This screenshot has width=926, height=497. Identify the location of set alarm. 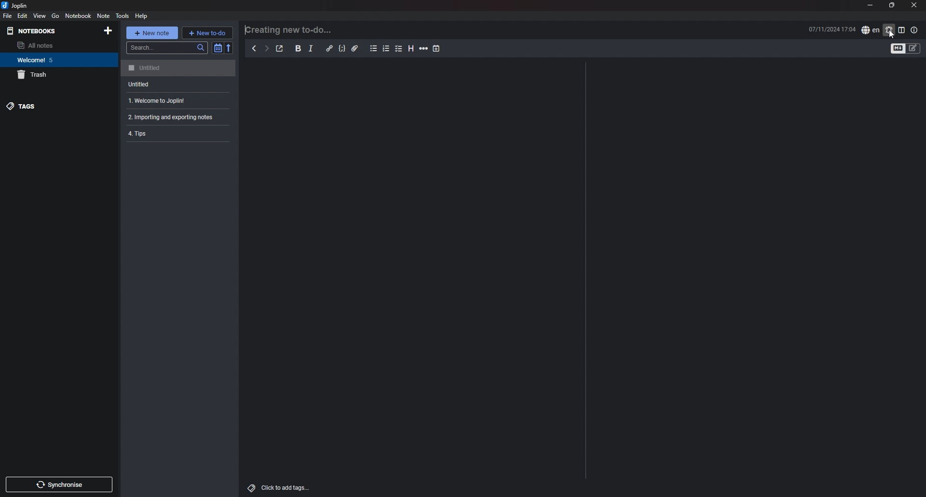
(889, 29).